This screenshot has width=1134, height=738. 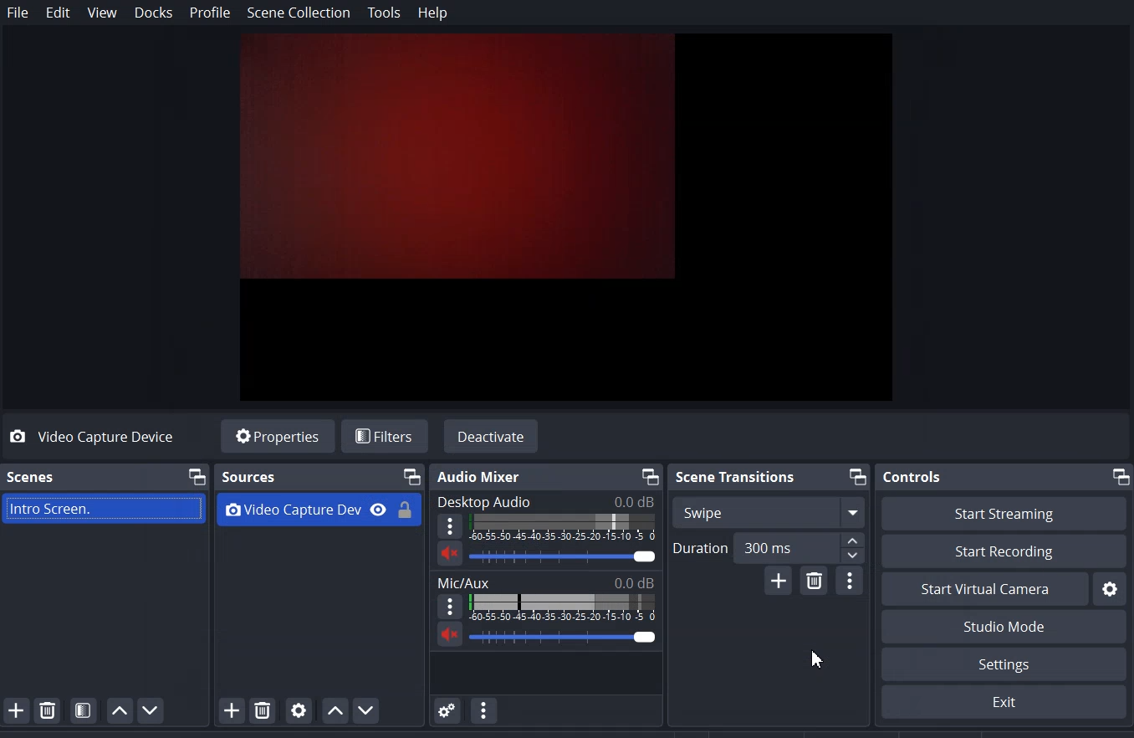 What do you see at coordinates (1004, 664) in the screenshot?
I see `Settings` at bounding box center [1004, 664].